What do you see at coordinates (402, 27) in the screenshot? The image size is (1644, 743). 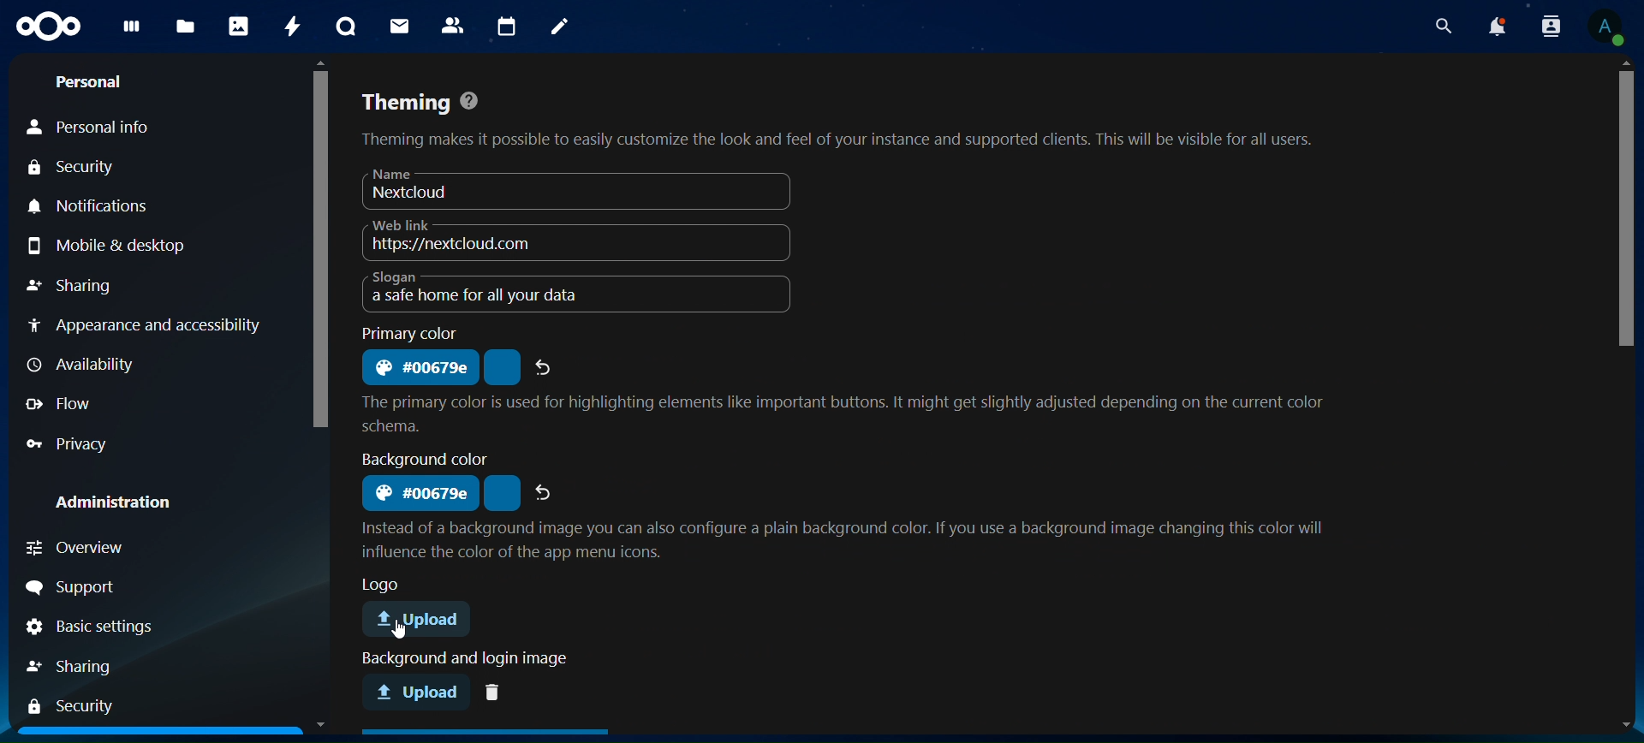 I see `mail` at bounding box center [402, 27].